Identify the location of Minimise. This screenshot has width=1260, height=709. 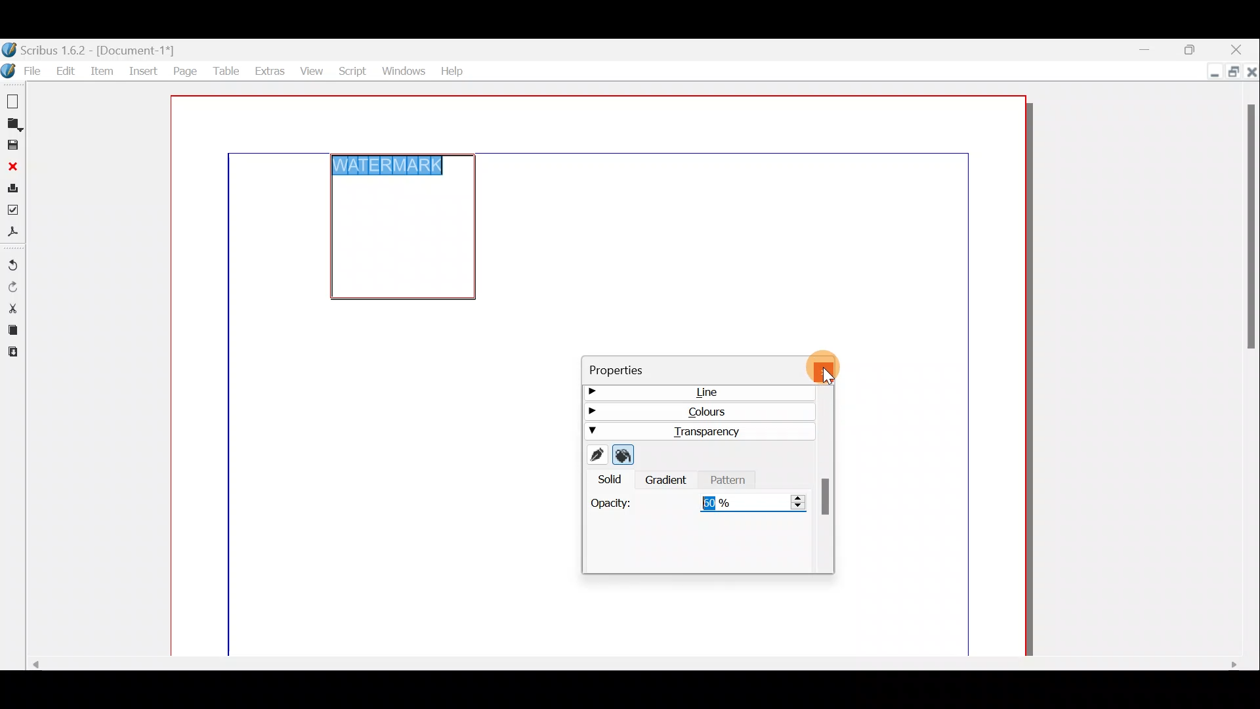
(1211, 72).